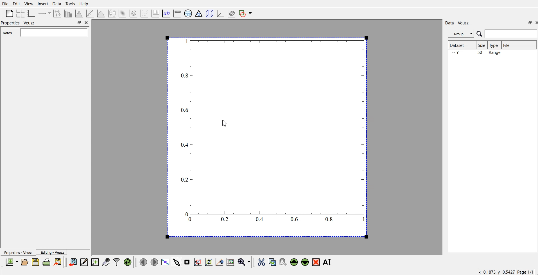  I want to click on Properties - Veusz, so click(19, 253).